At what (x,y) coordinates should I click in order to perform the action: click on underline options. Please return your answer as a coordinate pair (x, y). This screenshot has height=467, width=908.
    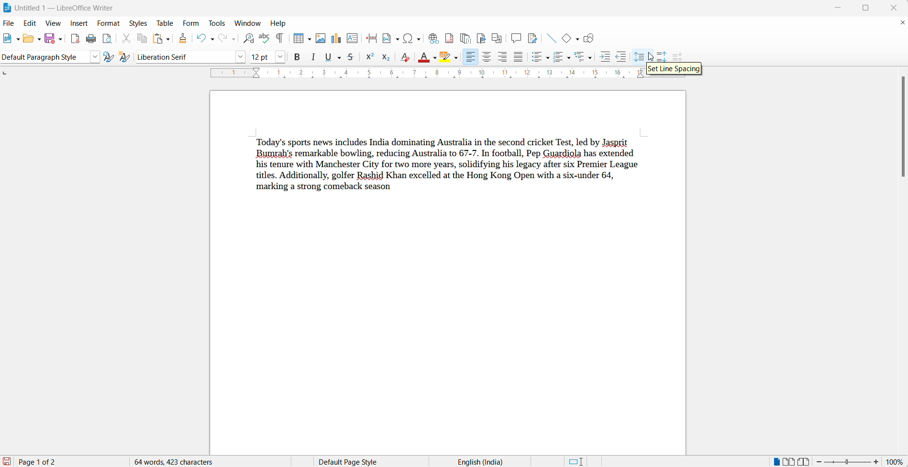
    Looking at the image, I should click on (339, 58).